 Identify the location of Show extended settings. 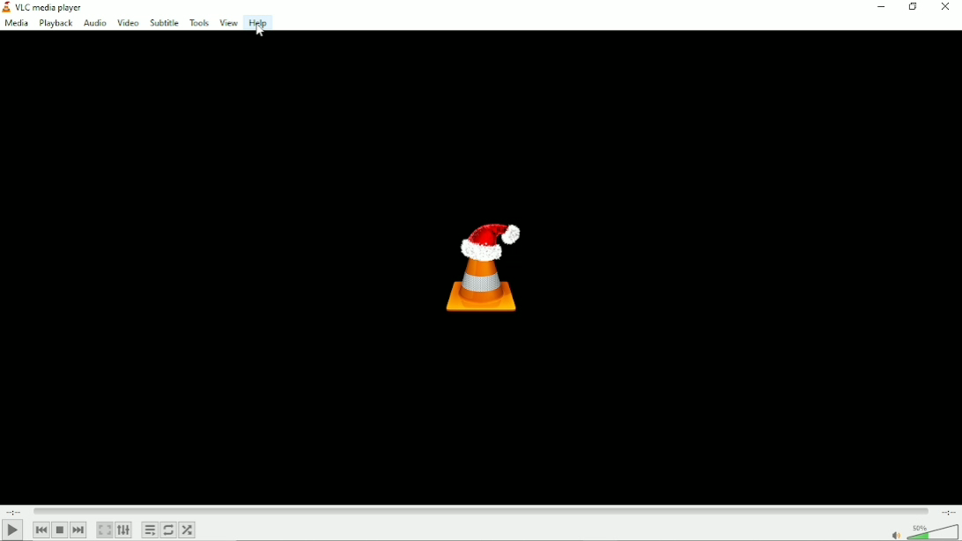
(124, 530).